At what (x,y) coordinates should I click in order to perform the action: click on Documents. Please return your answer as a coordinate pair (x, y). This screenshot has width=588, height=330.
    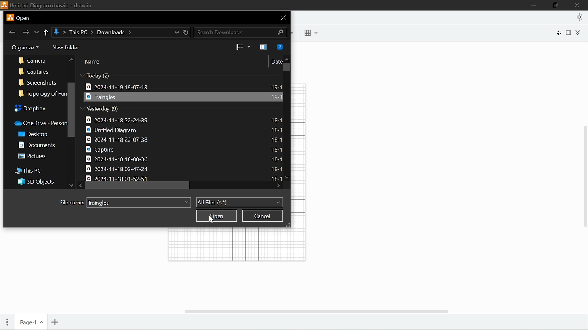
    Looking at the image, I should click on (39, 146).